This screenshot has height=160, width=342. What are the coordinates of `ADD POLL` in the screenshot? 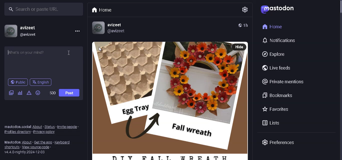 It's located at (20, 93).